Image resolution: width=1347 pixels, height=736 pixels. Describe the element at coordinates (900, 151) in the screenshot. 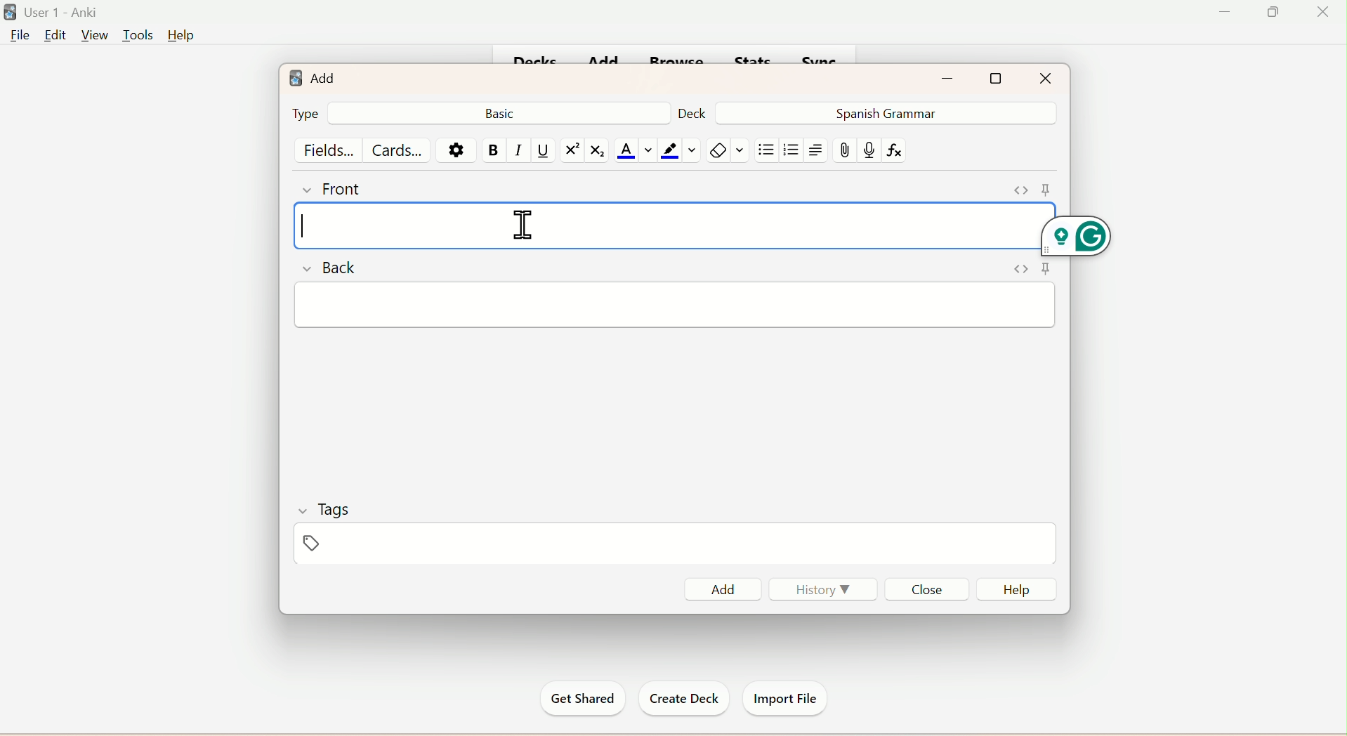

I see `fx` at that location.